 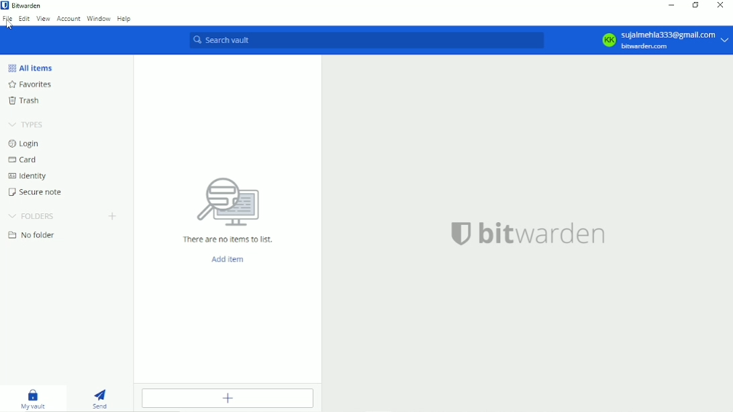 I want to click on View, so click(x=42, y=18).